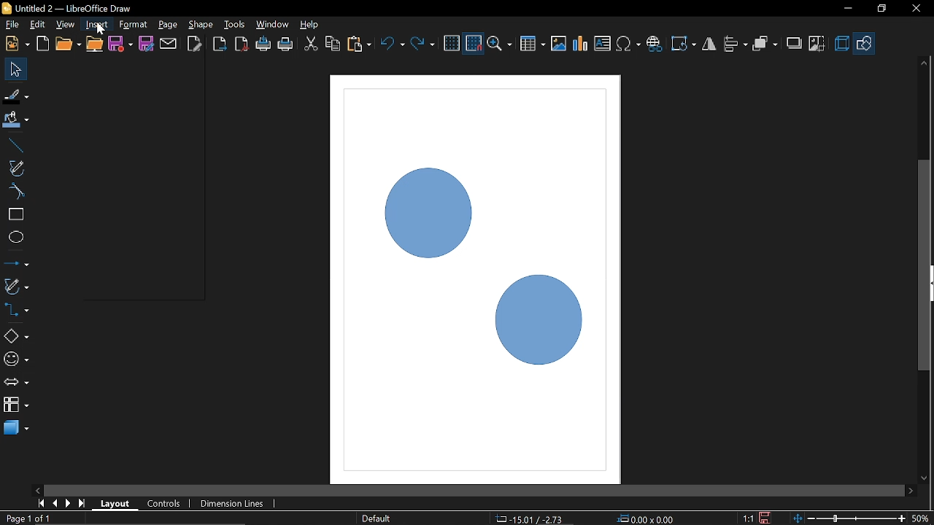 The width and height of the screenshot is (934, 525). What do you see at coordinates (15, 286) in the screenshot?
I see `Curves and polygons` at bounding box center [15, 286].